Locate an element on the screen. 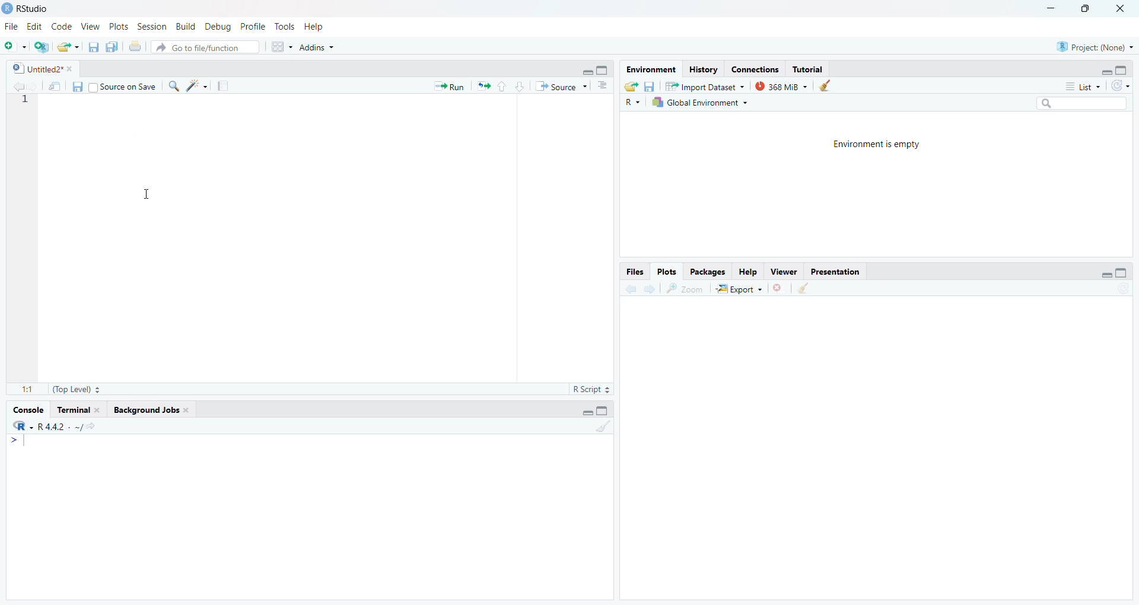 This screenshot has height=605, width=1139. search is located at coordinates (1081, 103).